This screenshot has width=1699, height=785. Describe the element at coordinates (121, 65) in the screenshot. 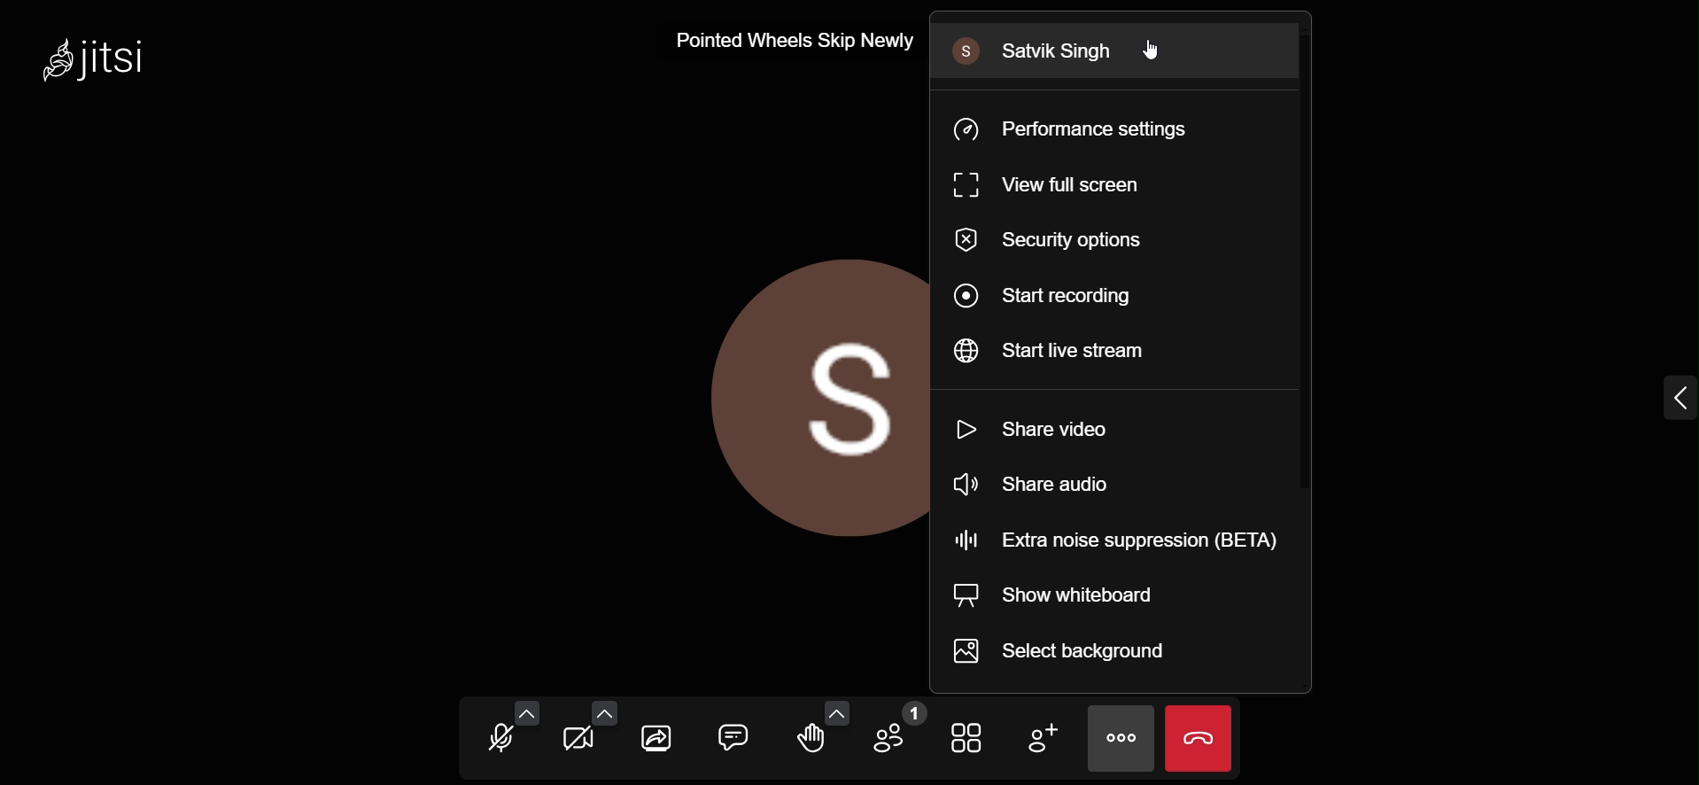

I see `Jitsi` at that location.